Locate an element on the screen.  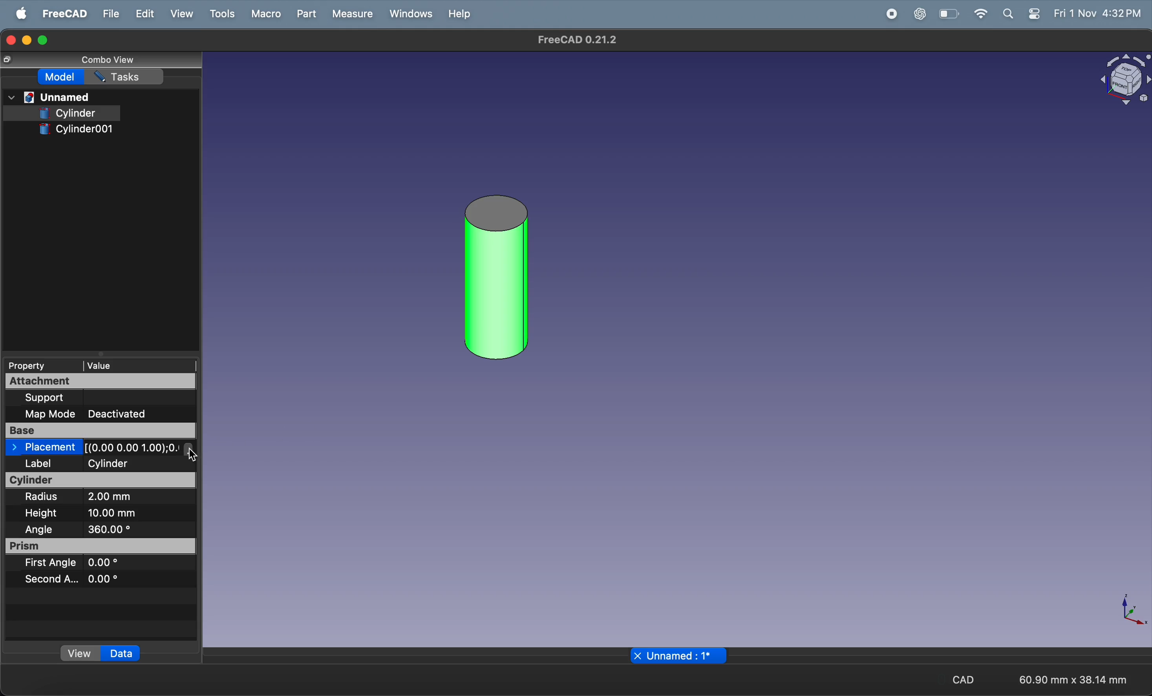
part is located at coordinates (305, 13).